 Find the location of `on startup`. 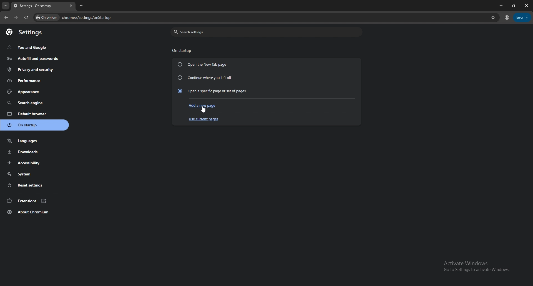

on startup is located at coordinates (35, 125).